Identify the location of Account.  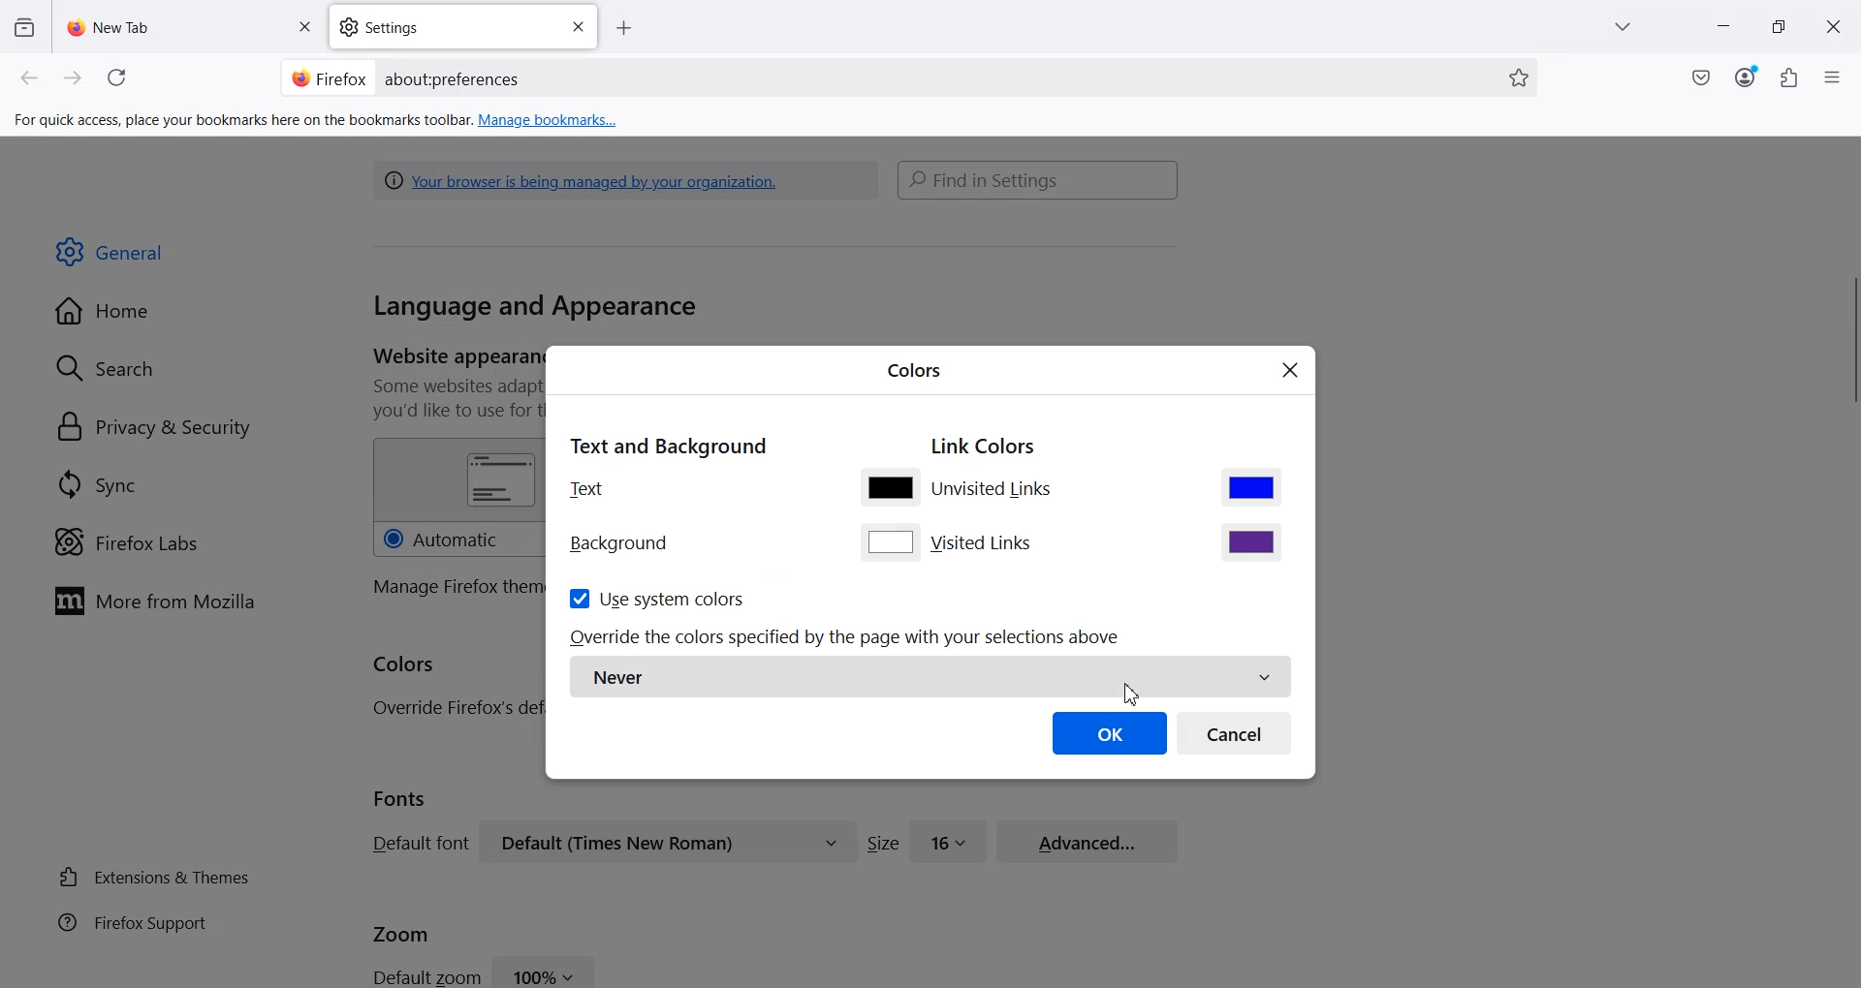
(1746, 77).